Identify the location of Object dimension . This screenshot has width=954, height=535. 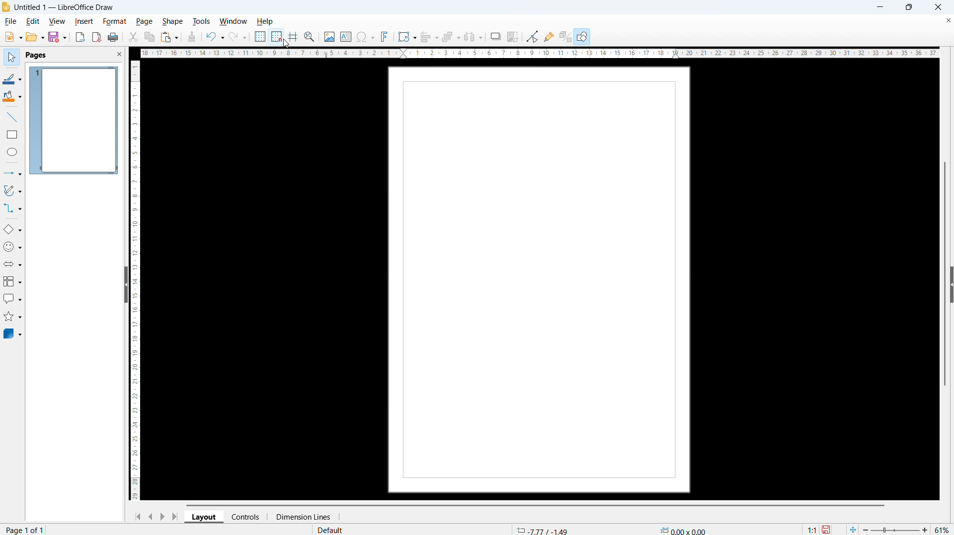
(685, 529).